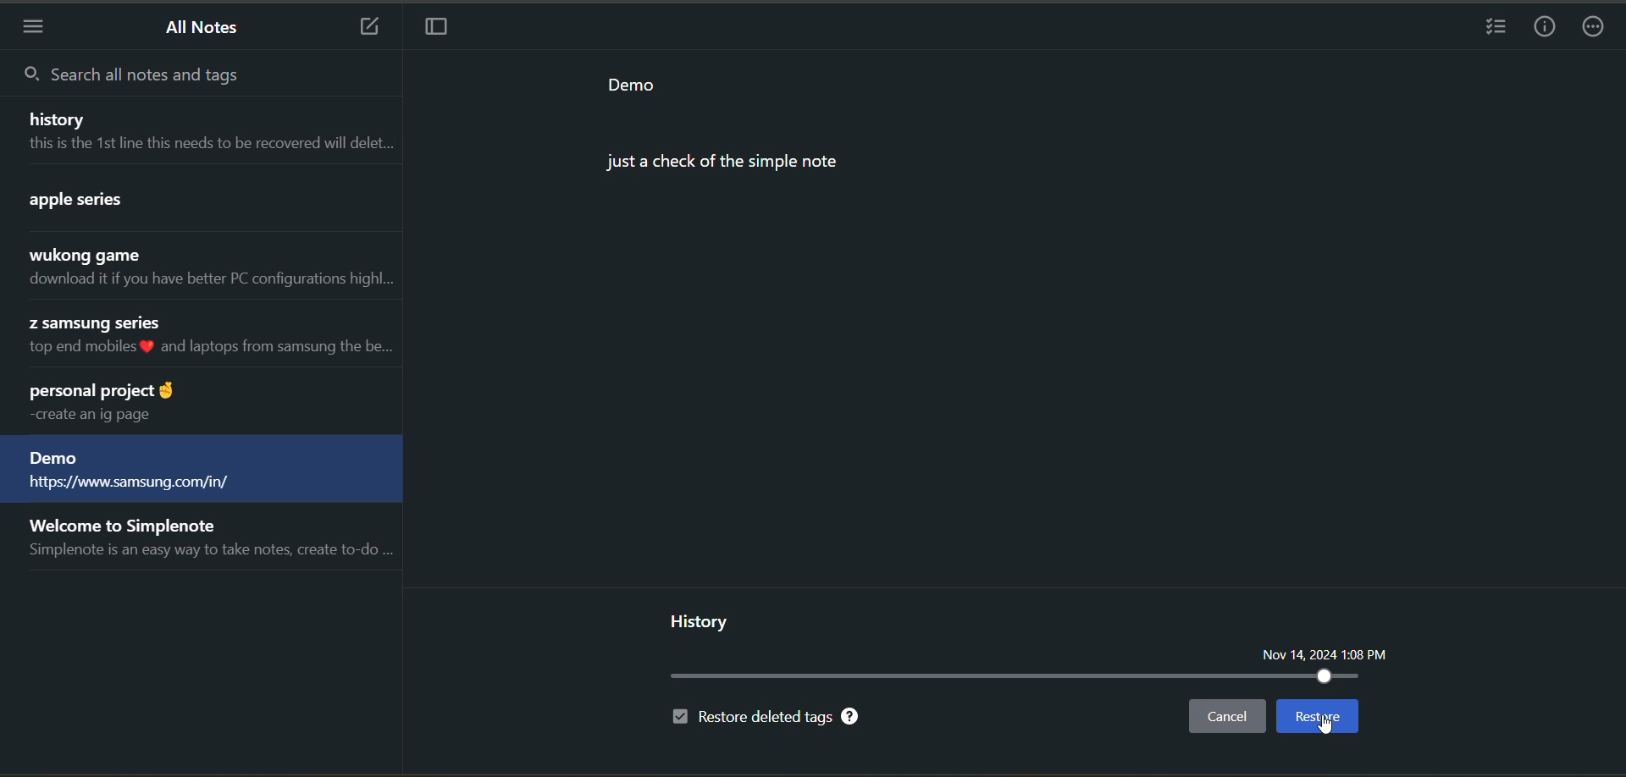  I want to click on note title and preview, so click(202, 129).